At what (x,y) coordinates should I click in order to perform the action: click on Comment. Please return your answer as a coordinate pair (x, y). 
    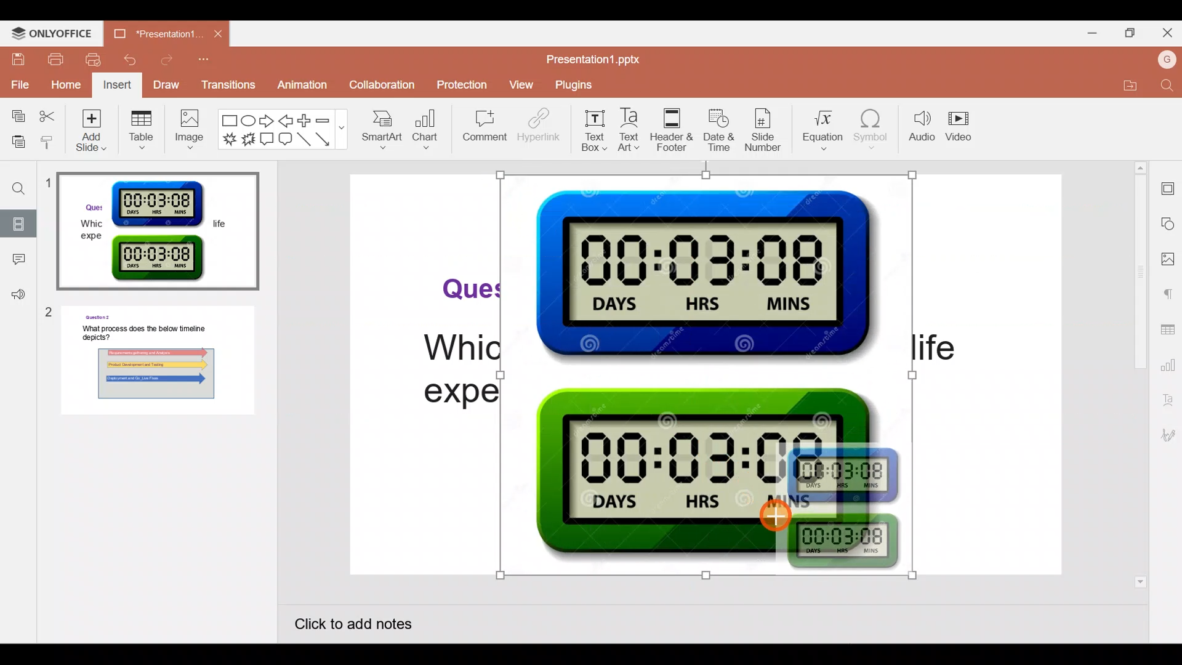
    Looking at the image, I should click on (481, 128).